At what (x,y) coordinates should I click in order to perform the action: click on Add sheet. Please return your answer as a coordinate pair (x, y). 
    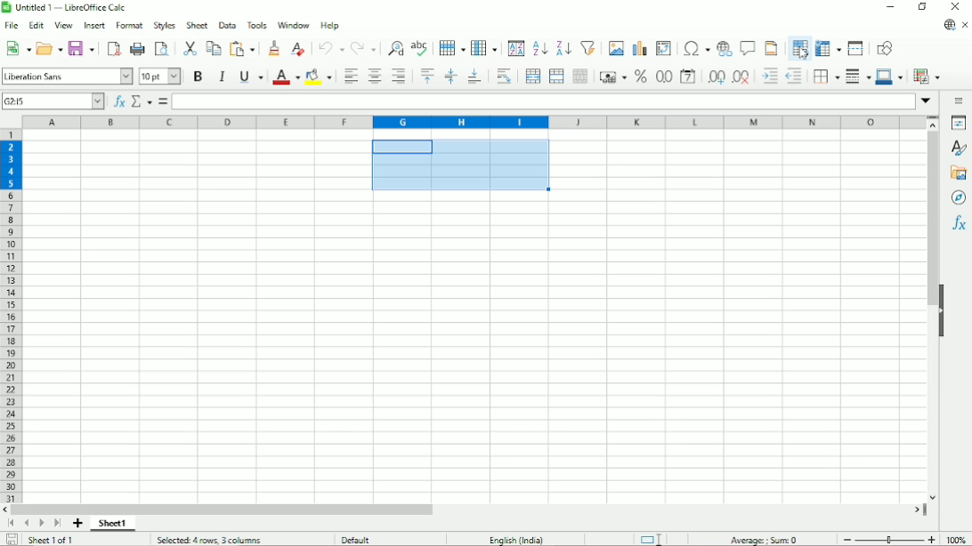
    Looking at the image, I should click on (78, 524).